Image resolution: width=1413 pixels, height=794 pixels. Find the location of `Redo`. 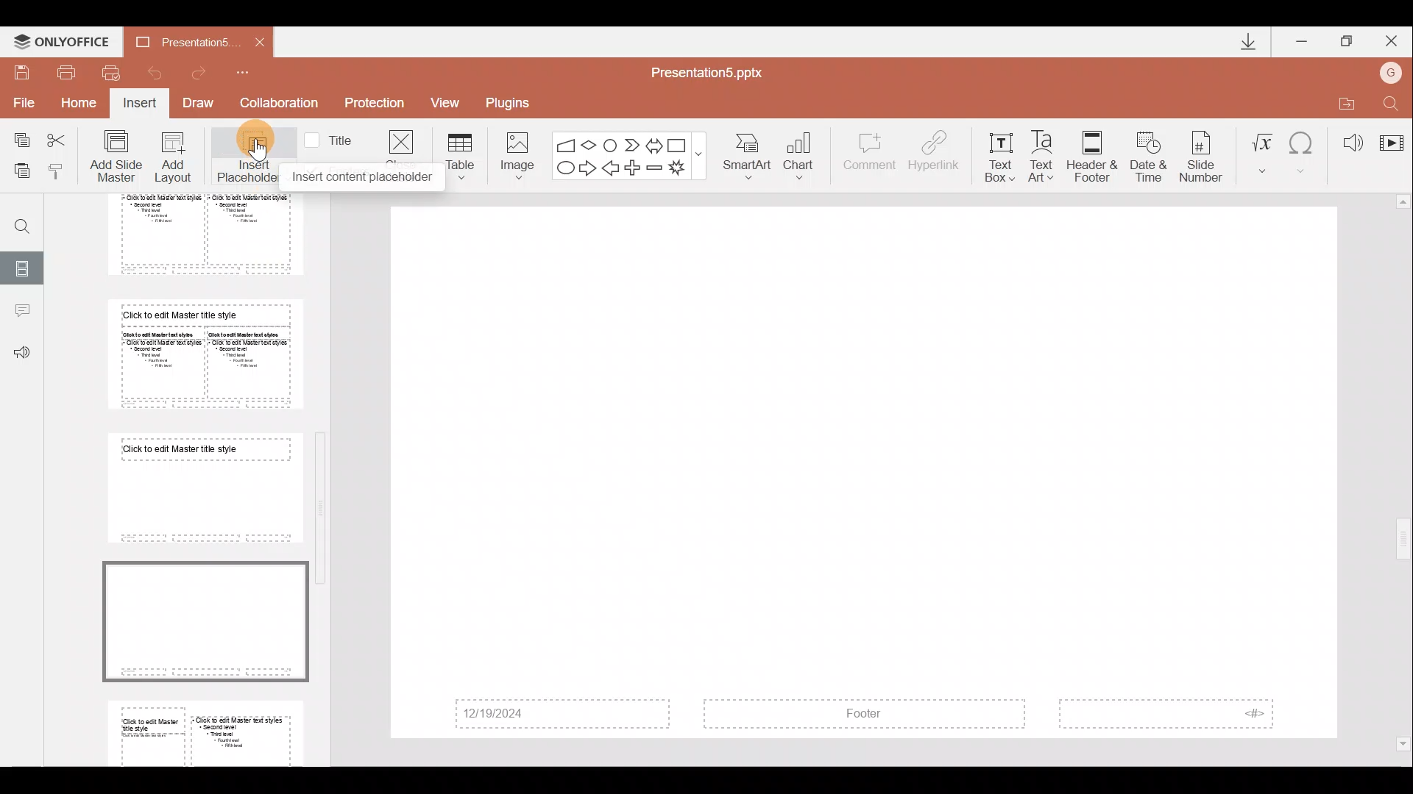

Redo is located at coordinates (205, 73).